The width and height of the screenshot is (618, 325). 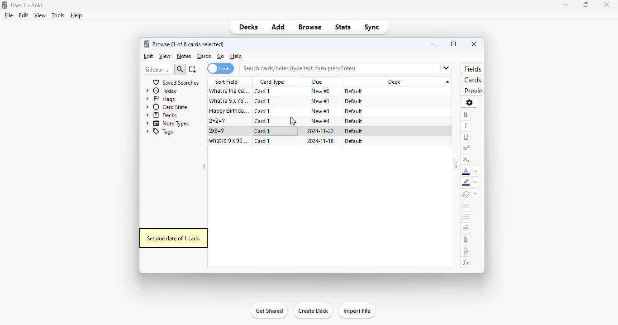 I want to click on italic, so click(x=466, y=126).